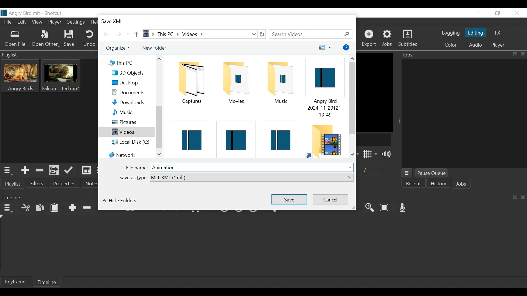 The width and height of the screenshot is (527, 296). What do you see at coordinates (388, 154) in the screenshot?
I see `Show volume control` at bounding box center [388, 154].